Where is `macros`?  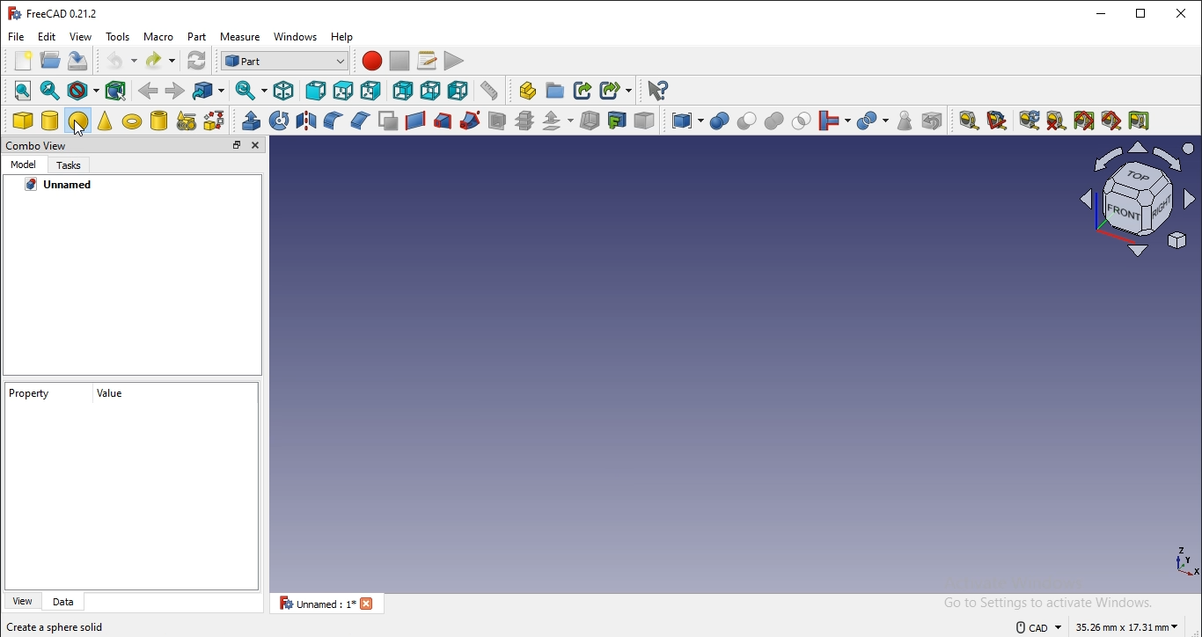 macros is located at coordinates (428, 61).